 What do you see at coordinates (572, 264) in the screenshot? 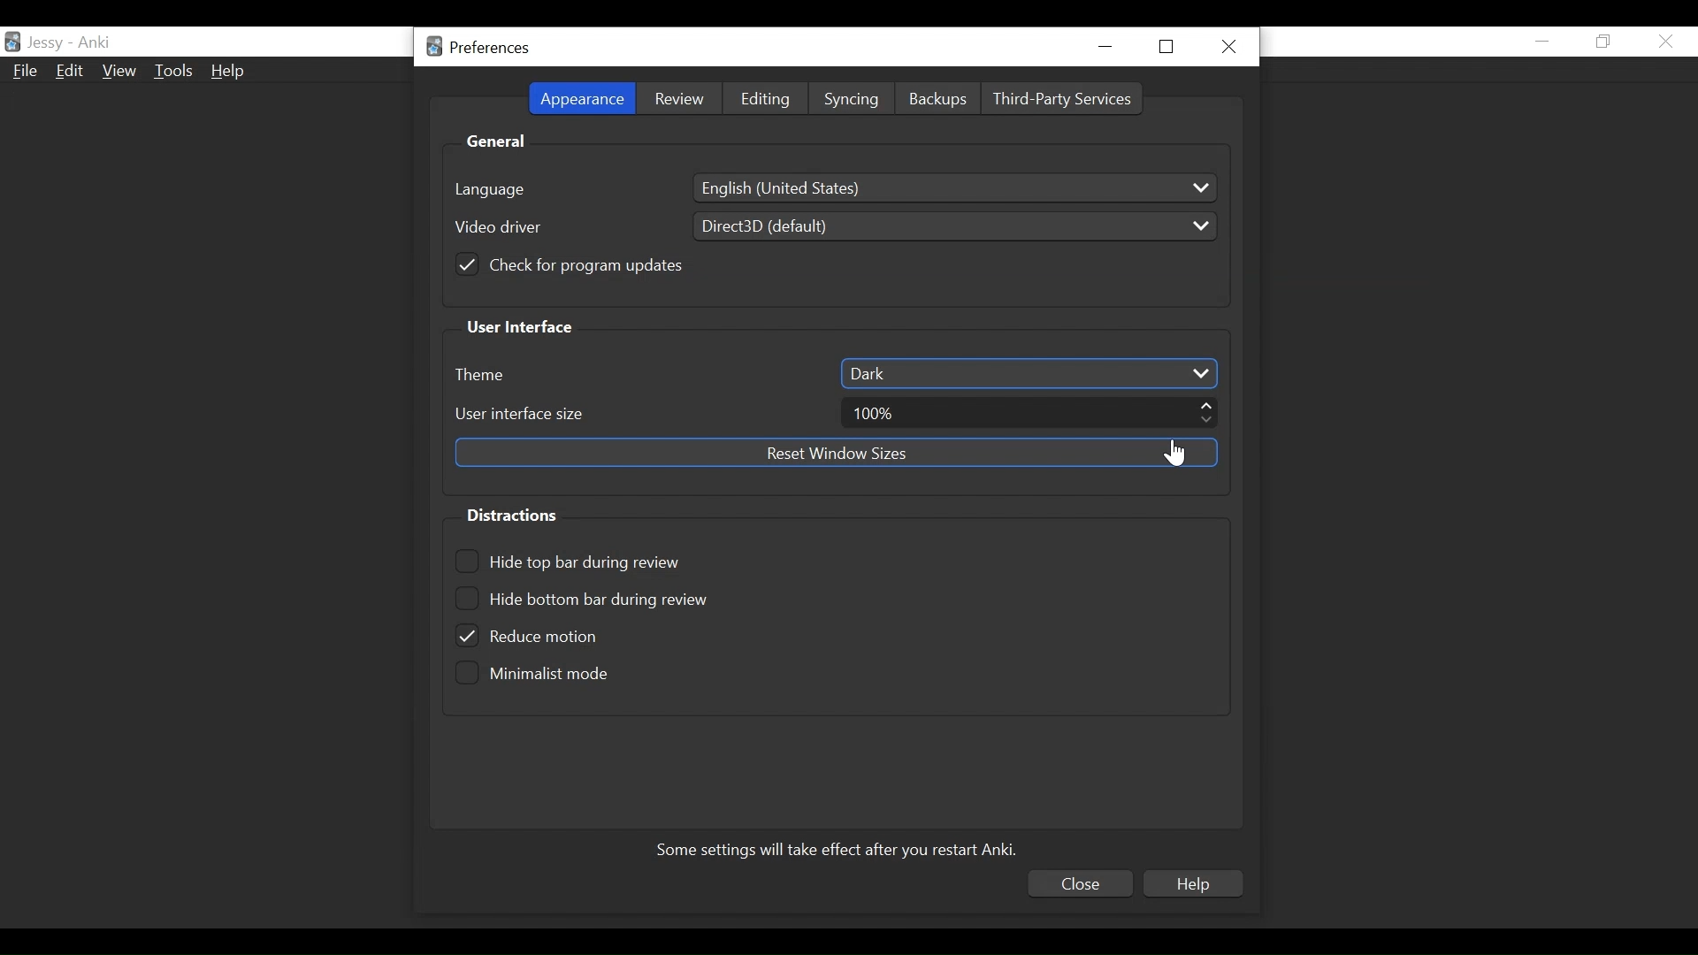
I see `(un)check for program updates` at bounding box center [572, 264].